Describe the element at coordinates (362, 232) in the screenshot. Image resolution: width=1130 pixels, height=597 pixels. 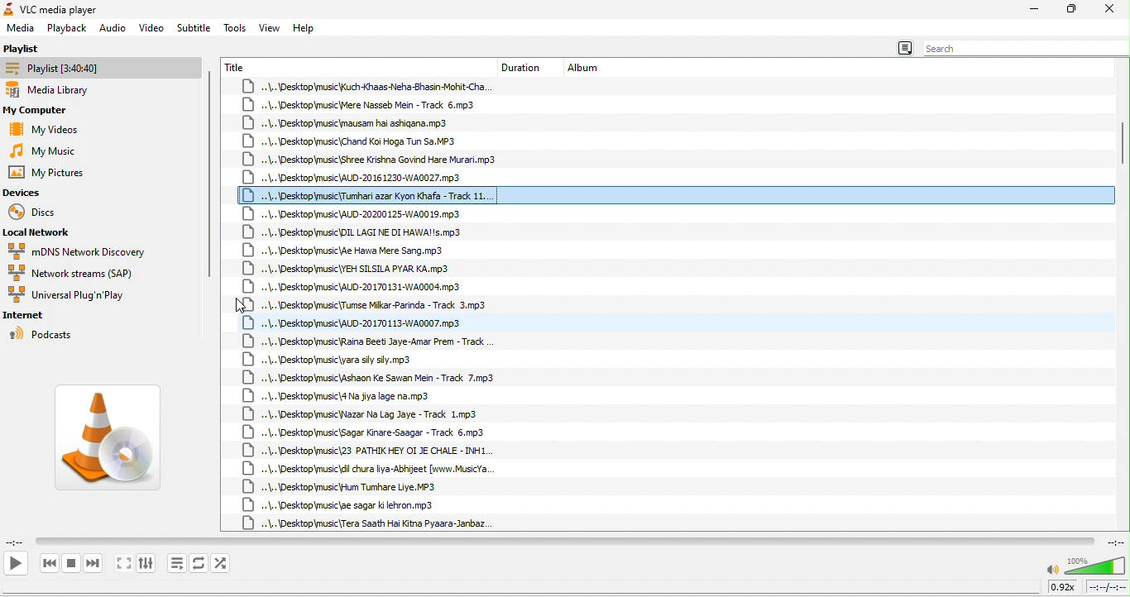
I see `..\.. \Desktop\music\DIL LAGI NE DI HAWA!!s.mp3` at that location.